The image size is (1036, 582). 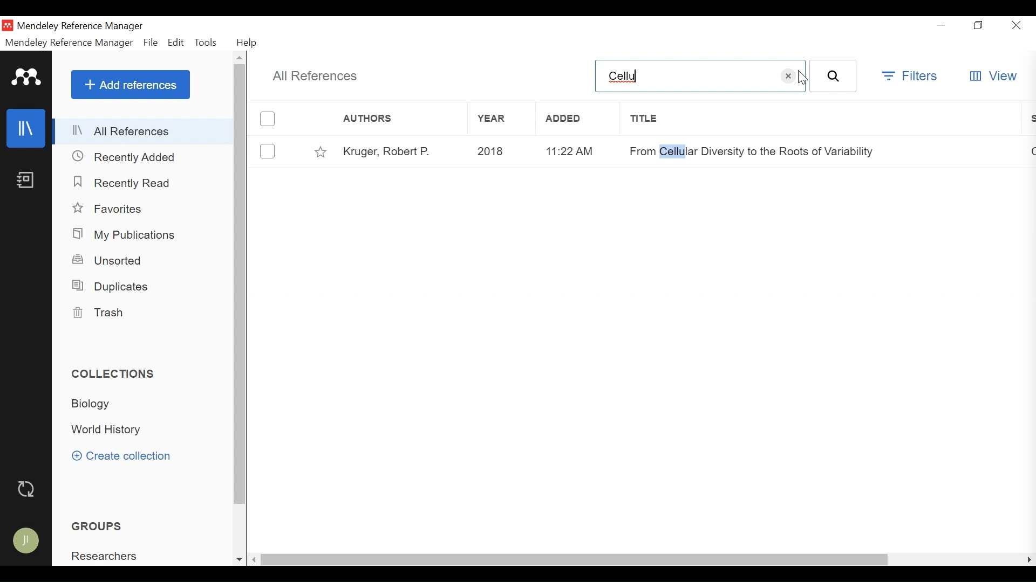 I want to click on Search Bar, so click(x=685, y=75).